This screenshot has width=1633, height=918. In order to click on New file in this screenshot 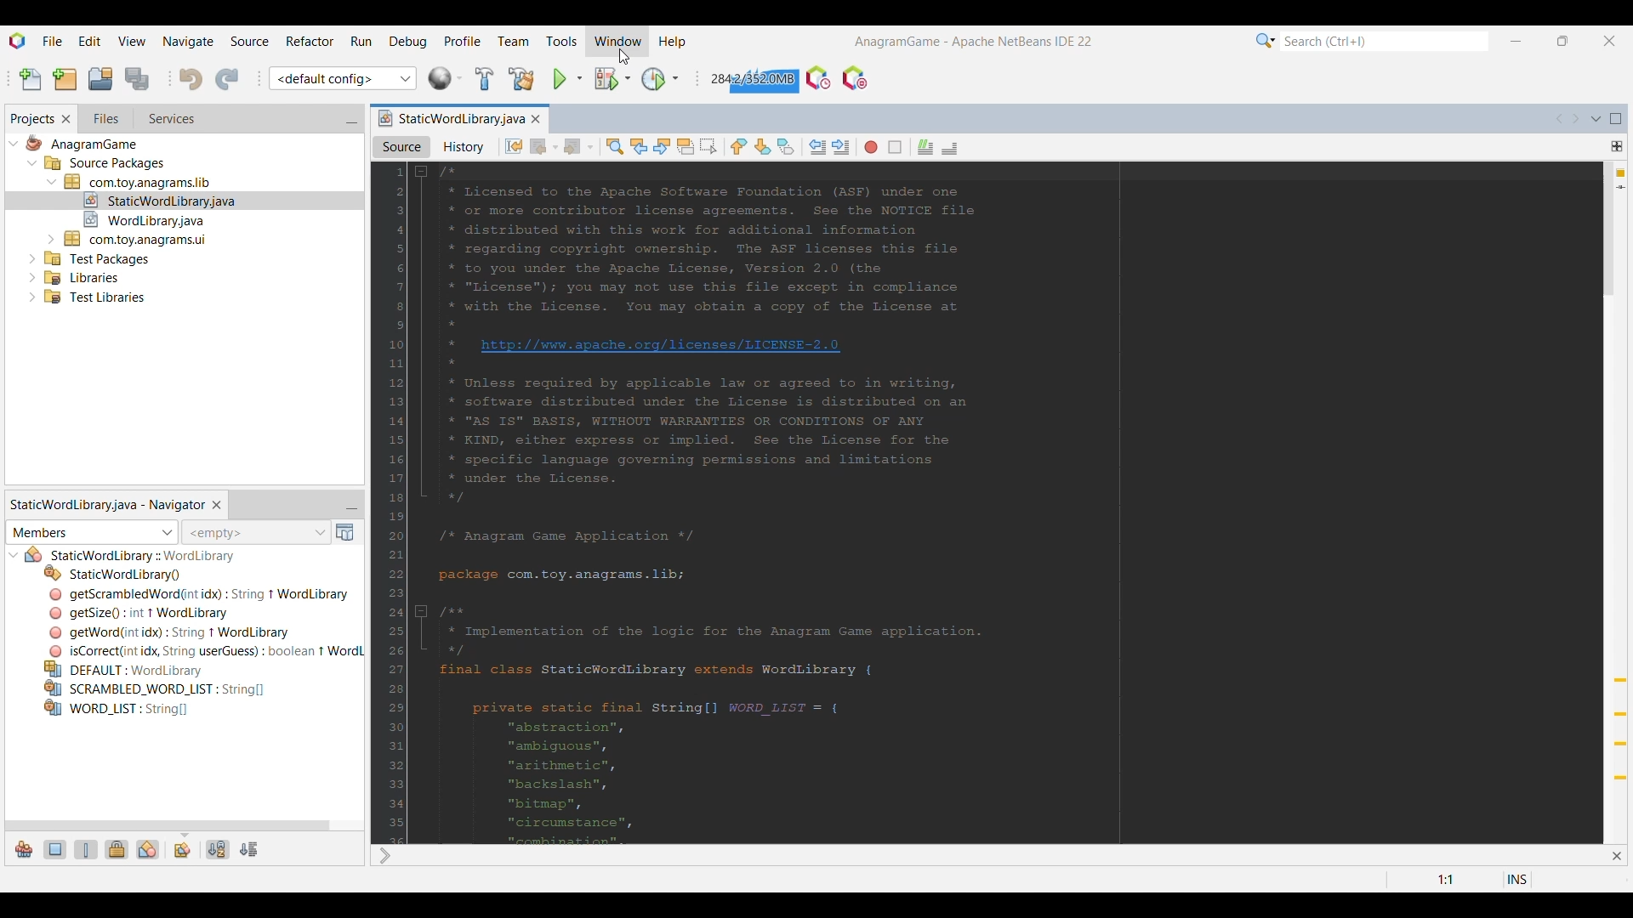, I will do `click(31, 80)`.